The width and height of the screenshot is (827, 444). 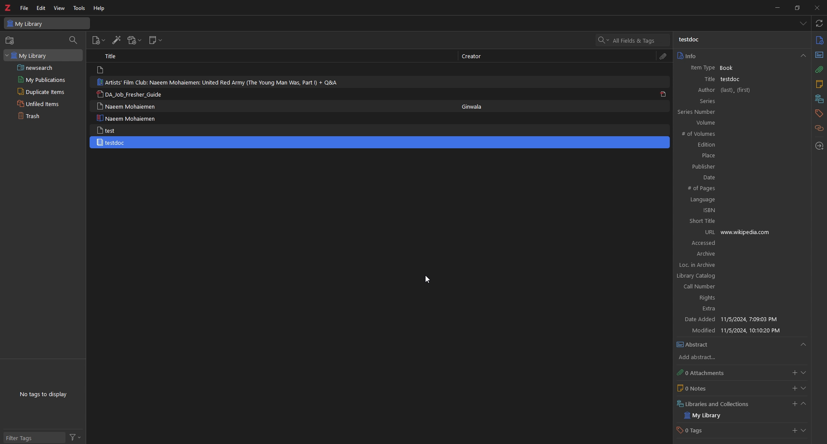 What do you see at coordinates (706, 79) in the screenshot?
I see `title` at bounding box center [706, 79].